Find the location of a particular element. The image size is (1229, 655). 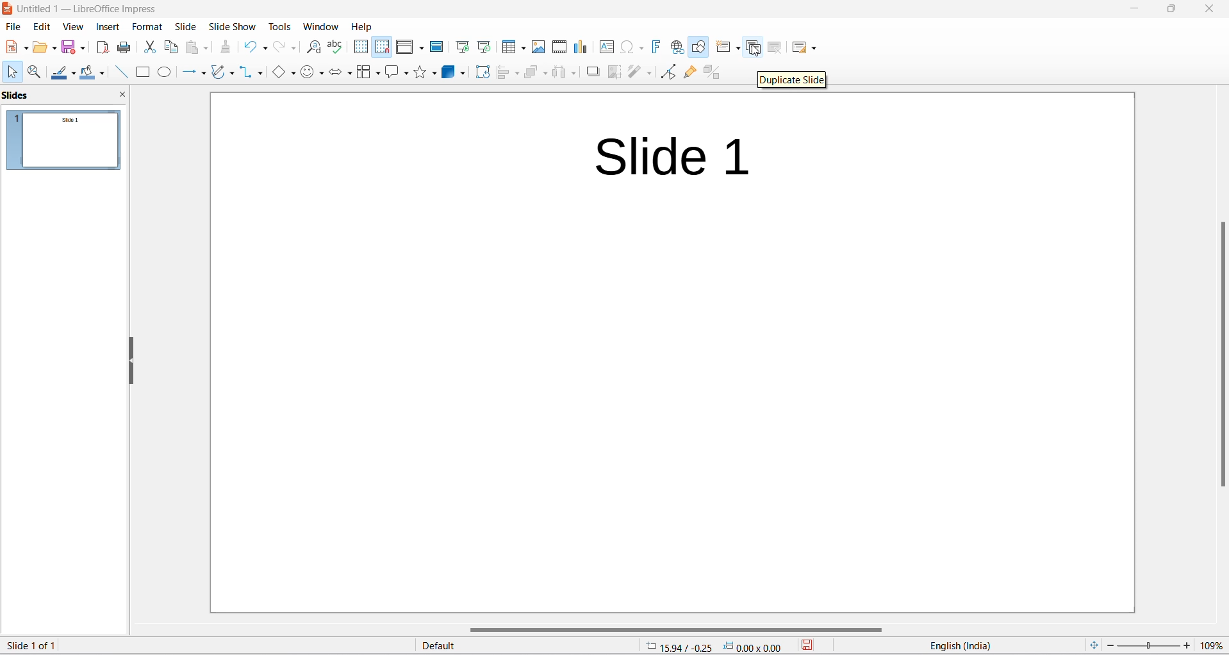

Side pane is located at coordinates (55, 95).